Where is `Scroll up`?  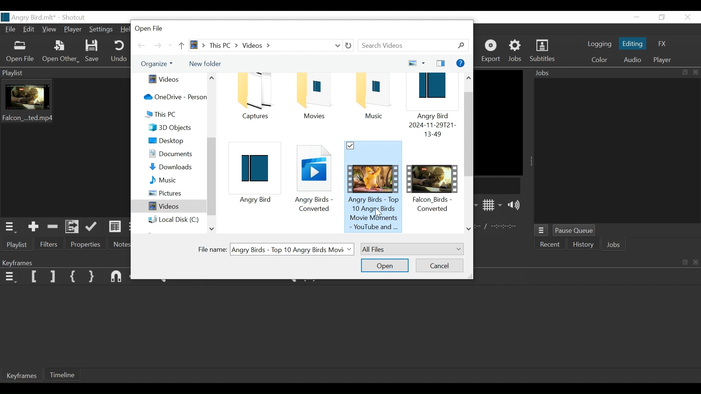
Scroll up is located at coordinates (211, 77).